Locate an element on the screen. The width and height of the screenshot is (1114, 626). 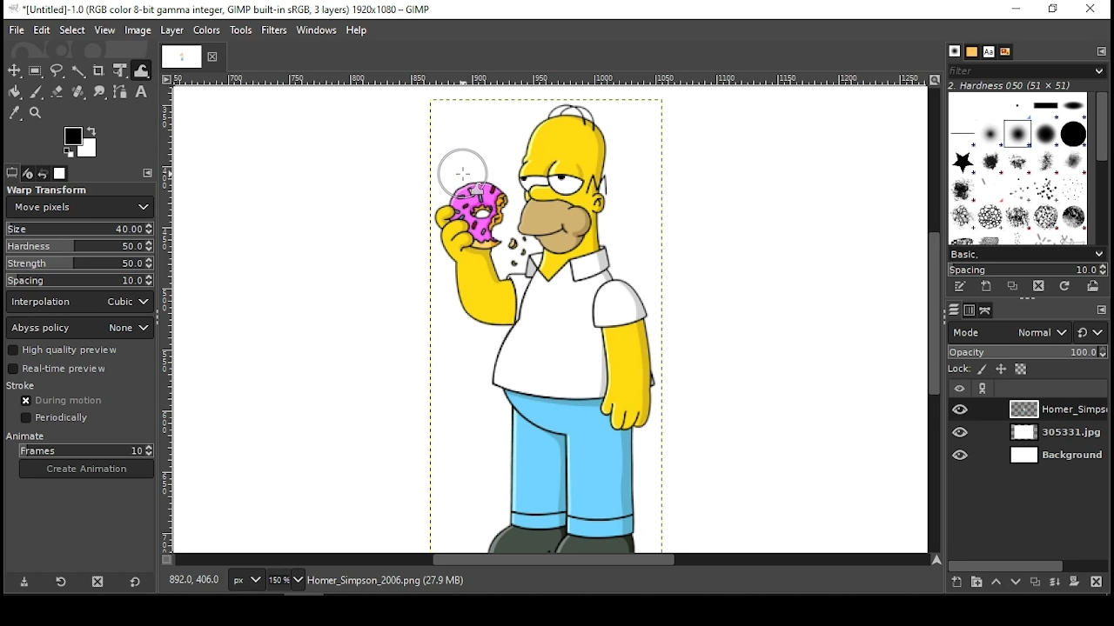
vertical scale is located at coordinates (556, 78).